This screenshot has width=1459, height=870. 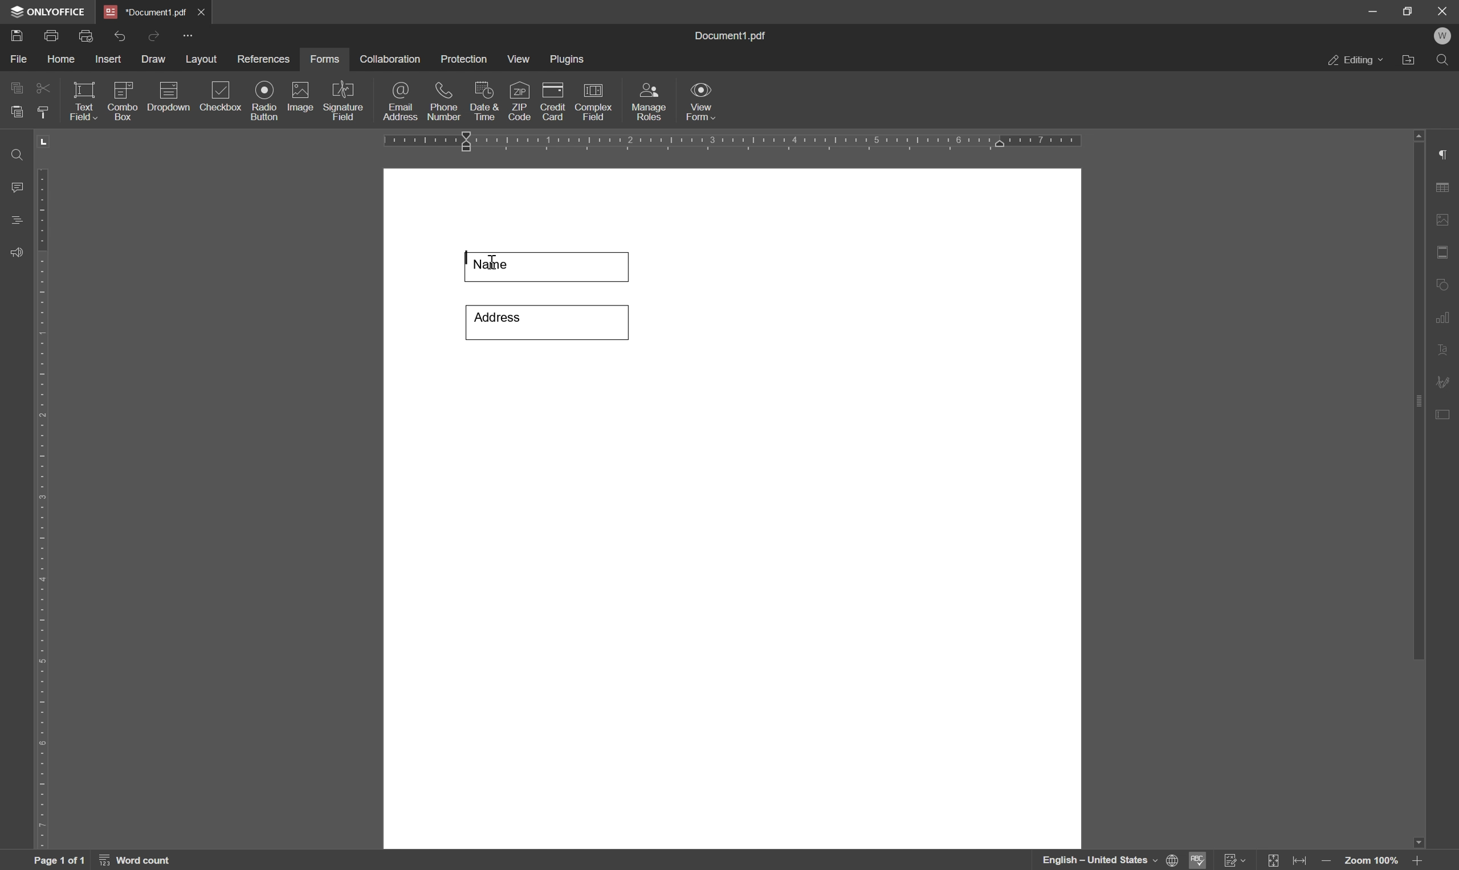 I want to click on checkbox, so click(x=221, y=96).